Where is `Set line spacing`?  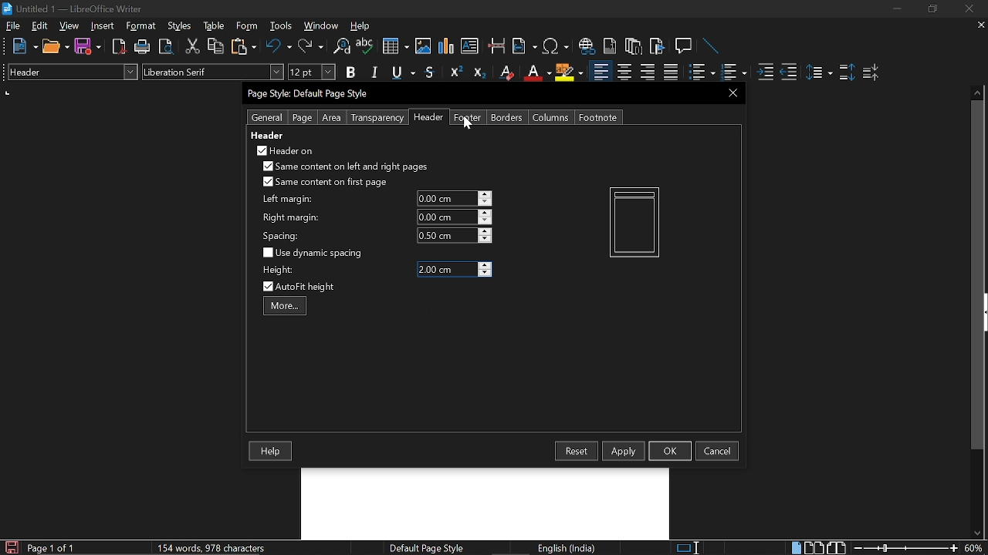 Set line spacing is located at coordinates (818, 72).